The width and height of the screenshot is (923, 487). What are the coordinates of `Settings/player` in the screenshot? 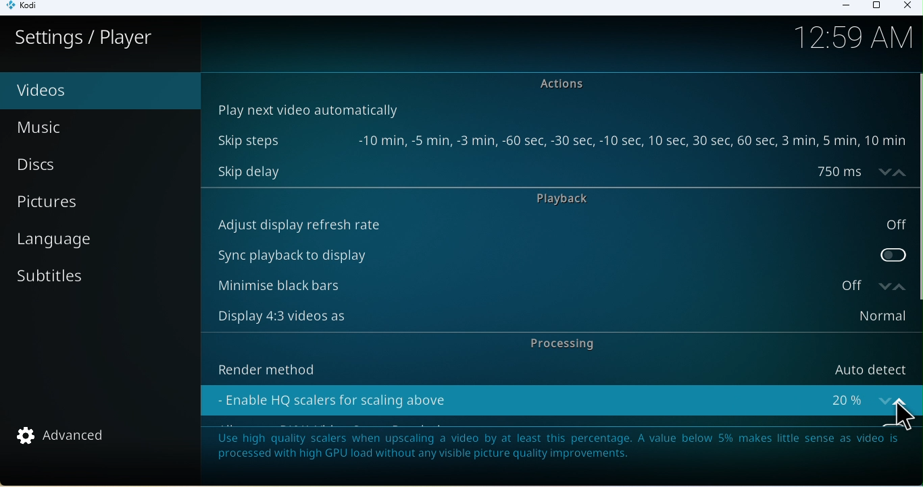 It's located at (84, 38).